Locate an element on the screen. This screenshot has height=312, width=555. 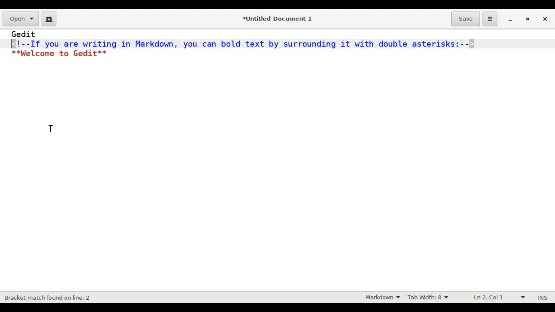
INS is located at coordinates (544, 298).